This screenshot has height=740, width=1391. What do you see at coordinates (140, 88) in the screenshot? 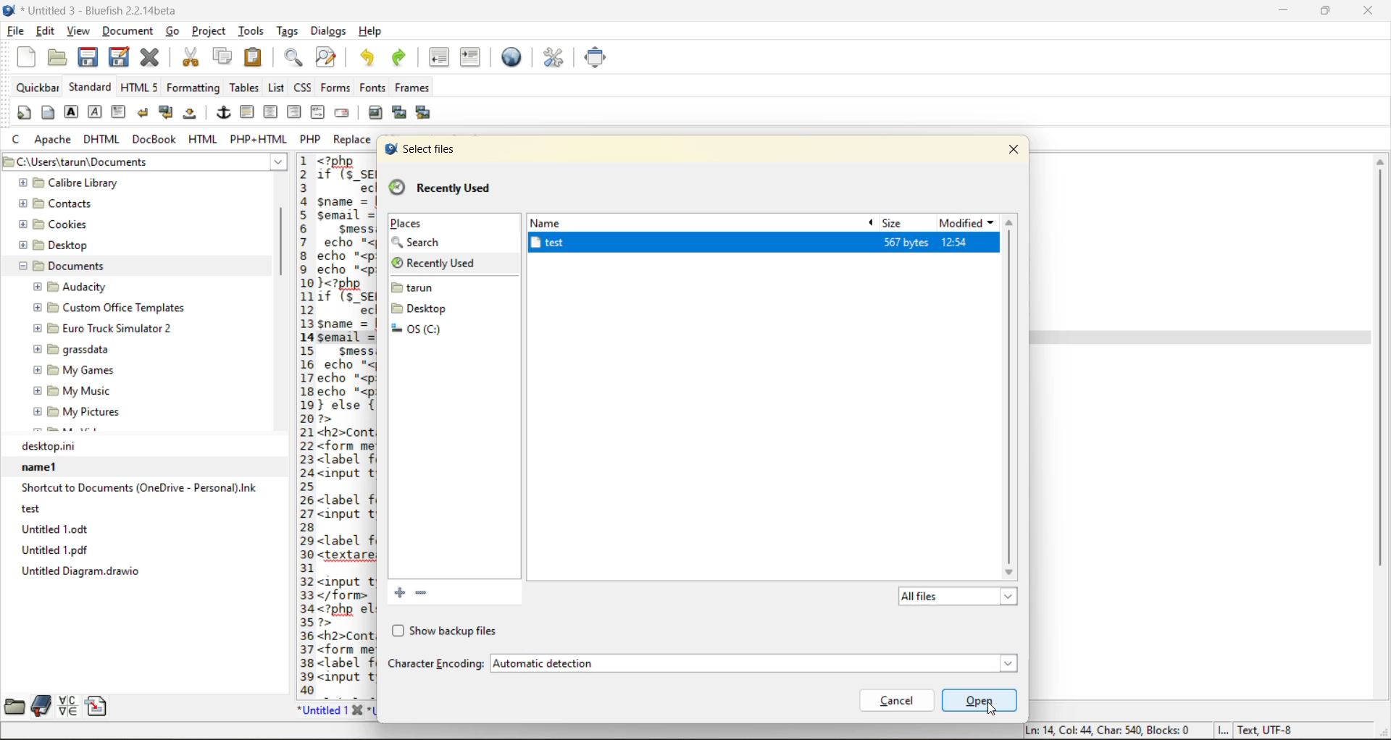
I see `html 5` at bounding box center [140, 88].